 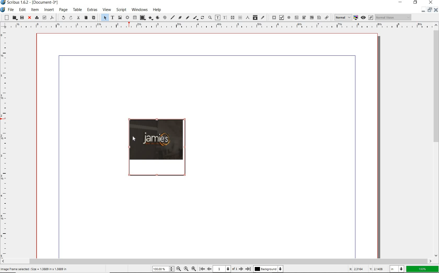 I want to click on RULER, so click(x=215, y=26).